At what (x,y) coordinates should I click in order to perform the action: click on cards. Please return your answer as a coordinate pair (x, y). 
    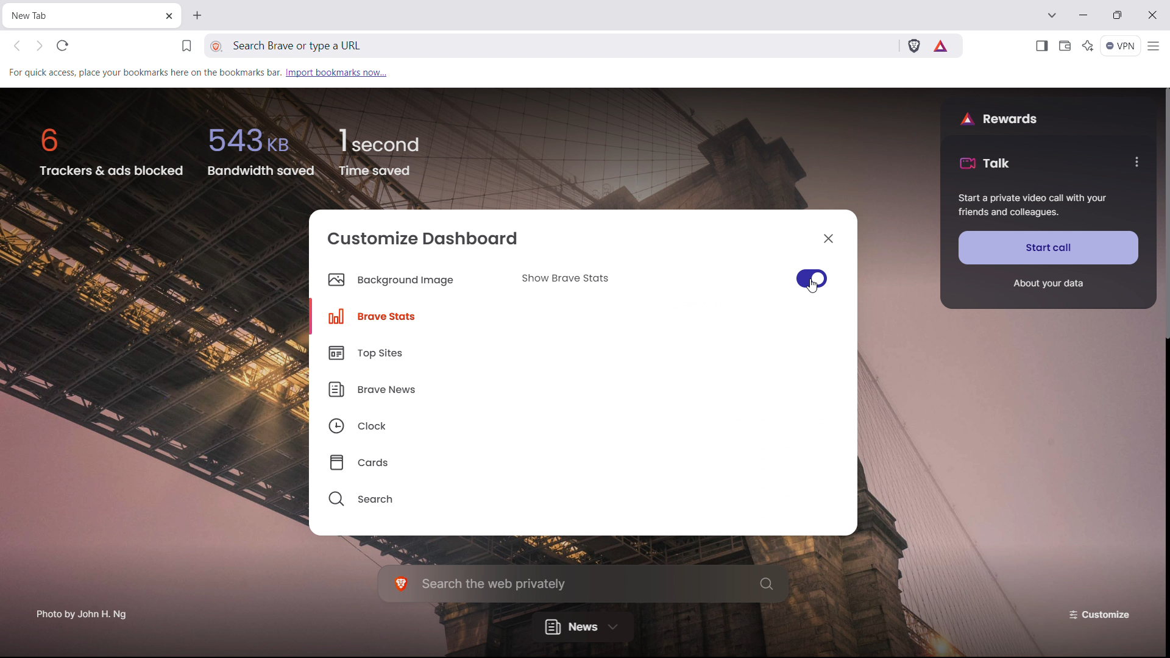
    Looking at the image, I should click on (408, 459).